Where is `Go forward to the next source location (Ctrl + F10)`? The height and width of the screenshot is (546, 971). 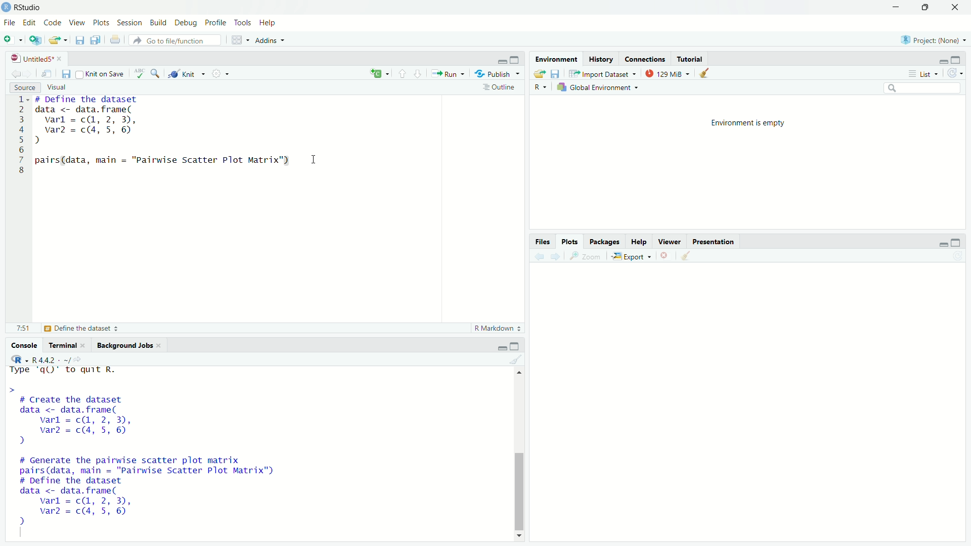 Go forward to the next source location (Ctrl + F10) is located at coordinates (553, 255).